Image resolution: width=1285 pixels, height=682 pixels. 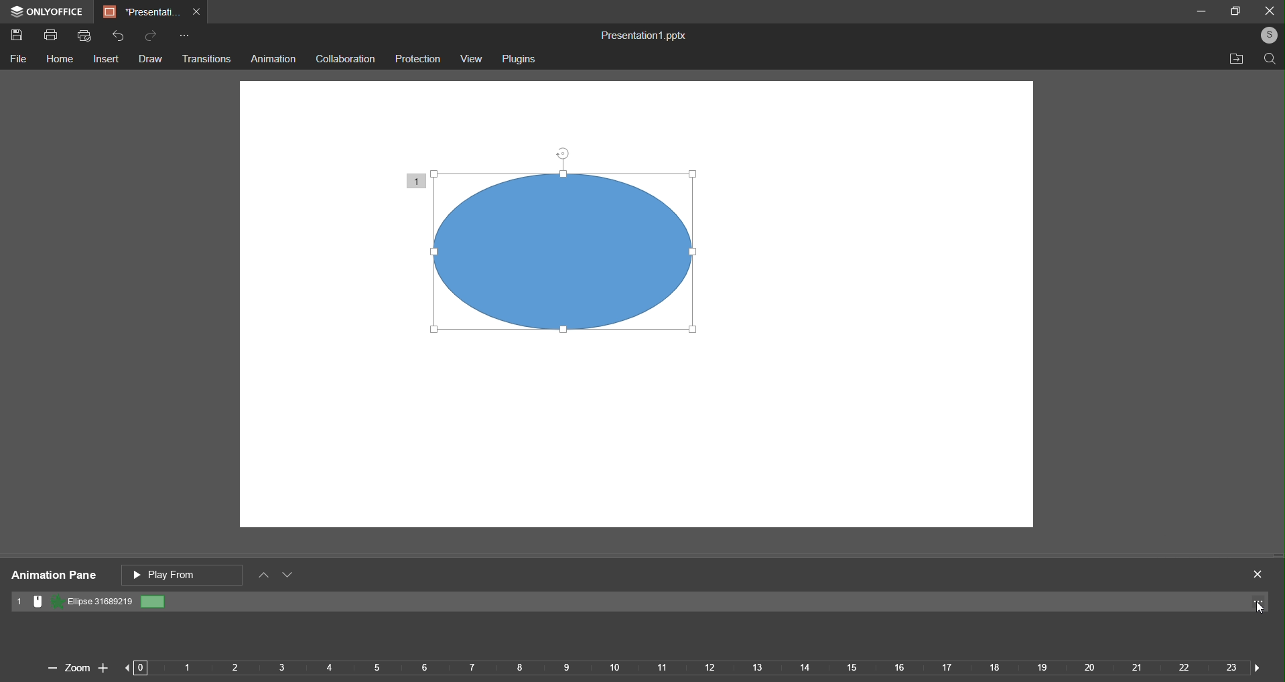 What do you see at coordinates (1254, 666) in the screenshot?
I see `next` at bounding box center [1254, 666].